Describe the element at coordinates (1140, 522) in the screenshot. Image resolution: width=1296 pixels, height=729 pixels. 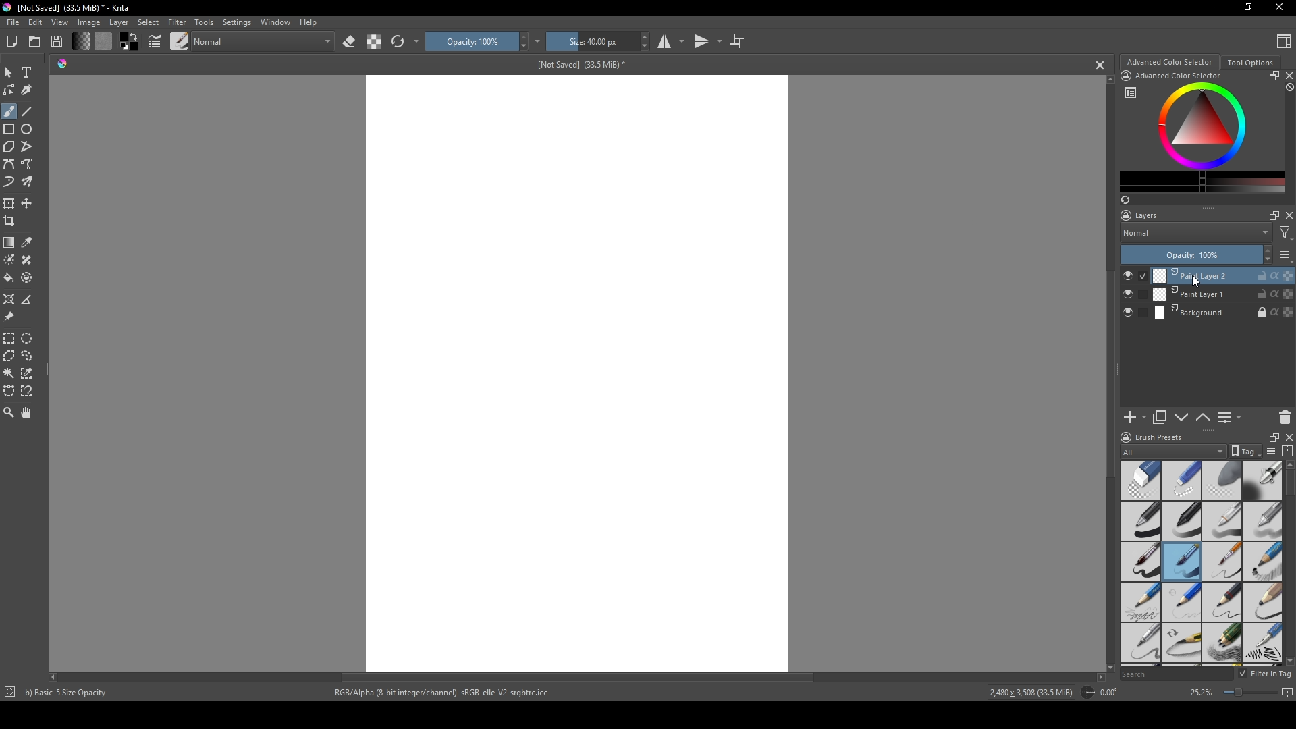
I see `pen` at that location.